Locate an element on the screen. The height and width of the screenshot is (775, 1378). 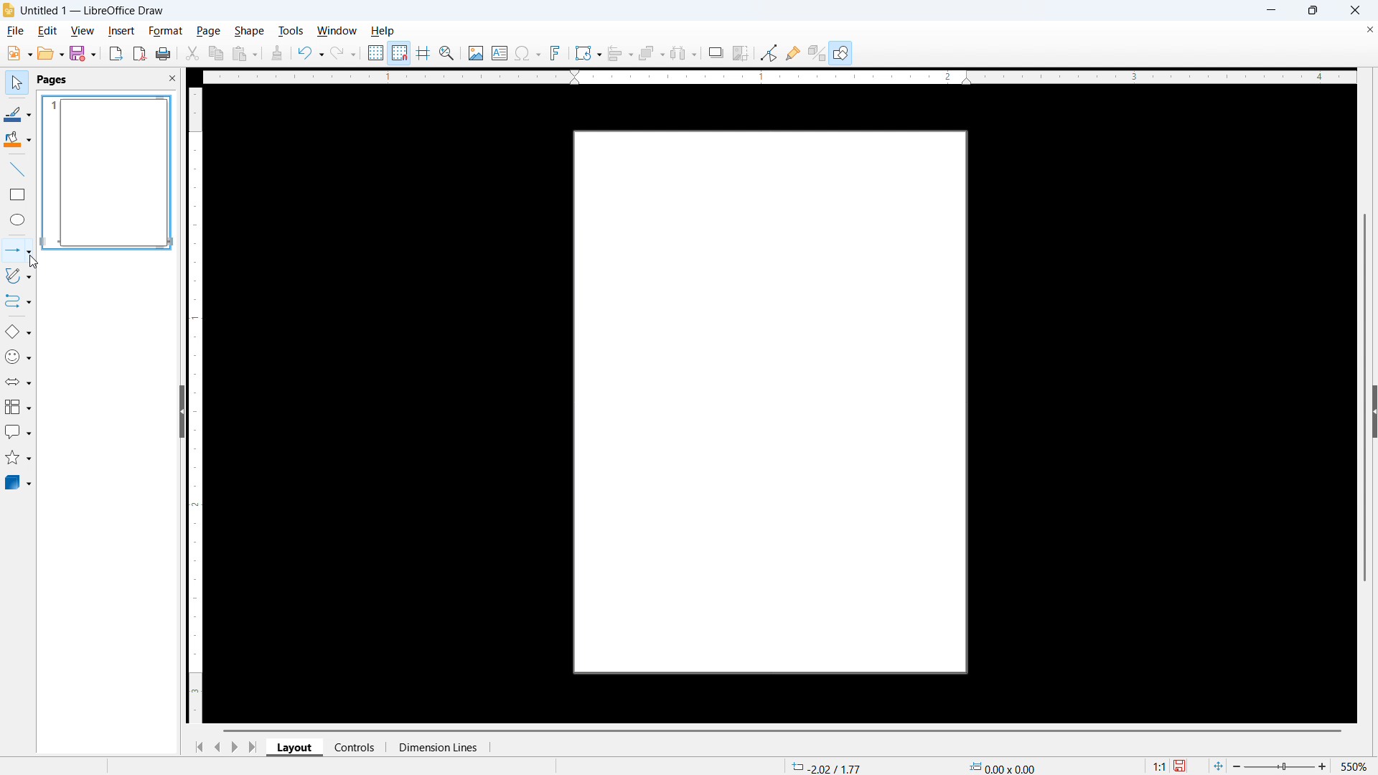
Curves and polygons  is located at coordinates (18, 276).